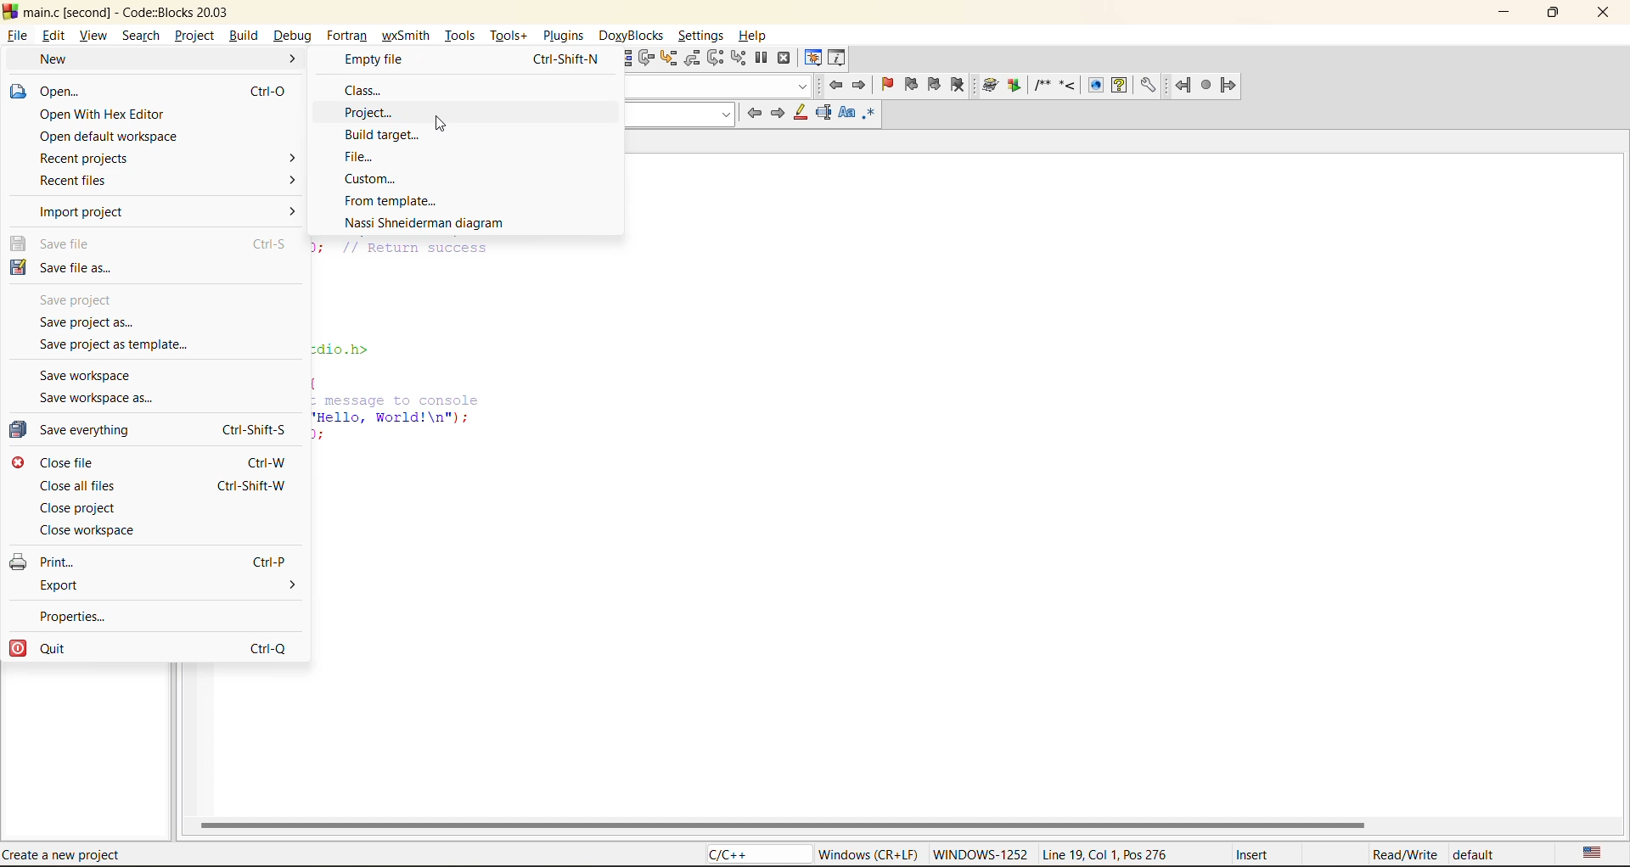  Describe the element at coordinates (462, 33) in the screenshot. I see `tools` at that location.